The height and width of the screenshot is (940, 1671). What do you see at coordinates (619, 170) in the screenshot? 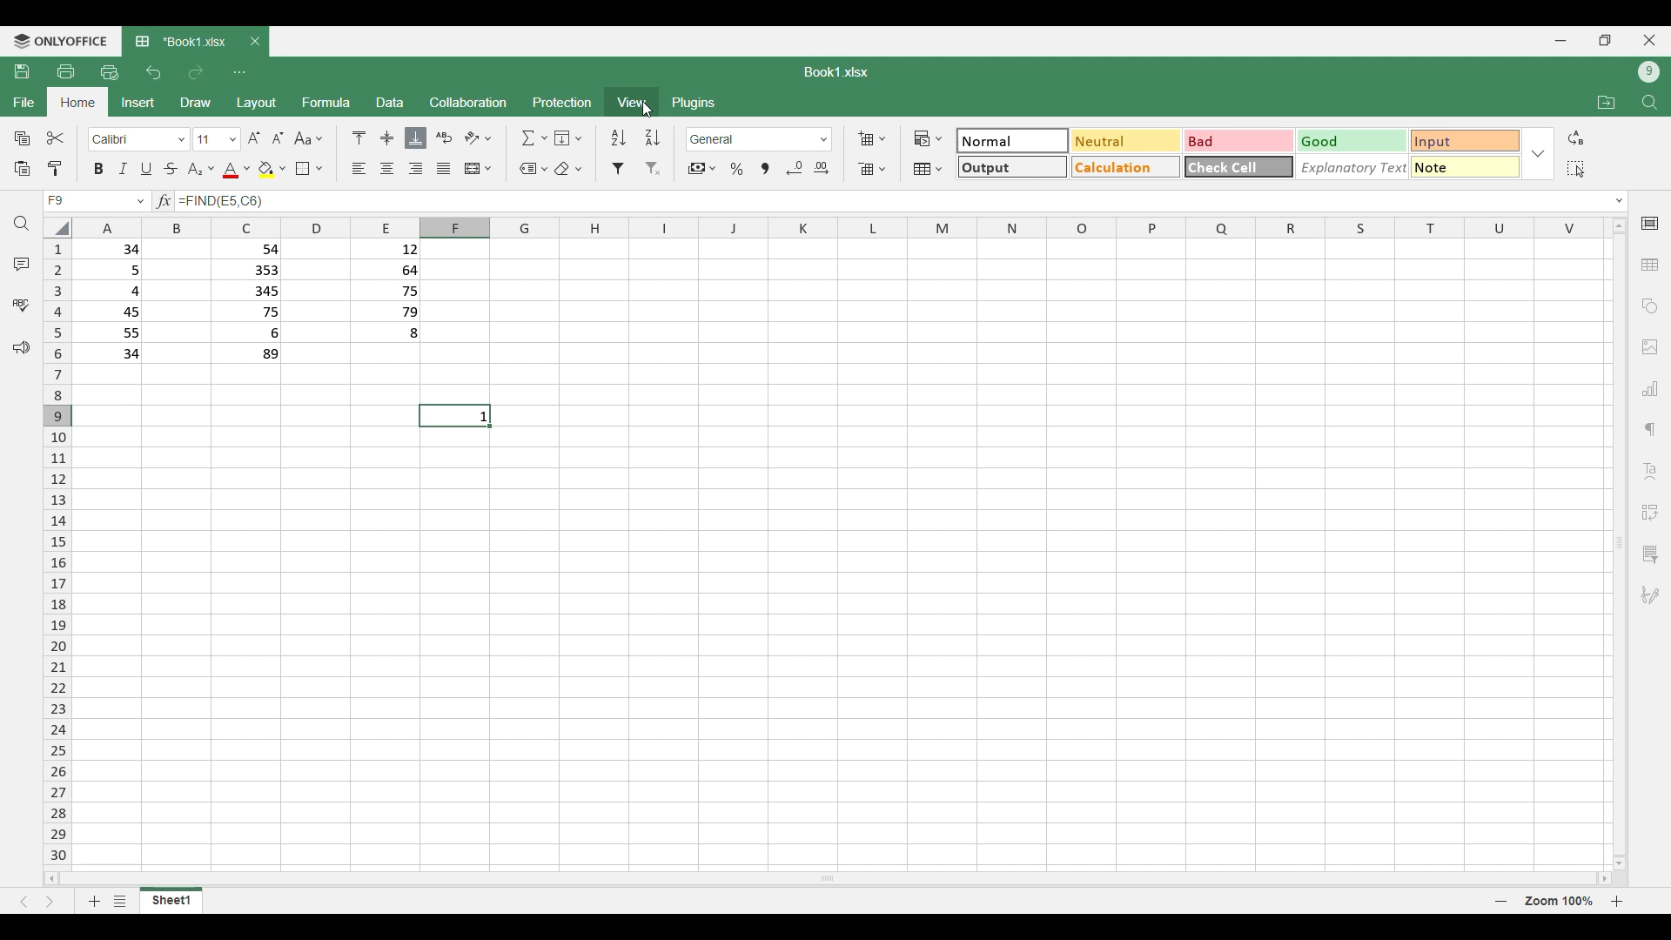
I see `Add filter` at bounding box center [619, 170].